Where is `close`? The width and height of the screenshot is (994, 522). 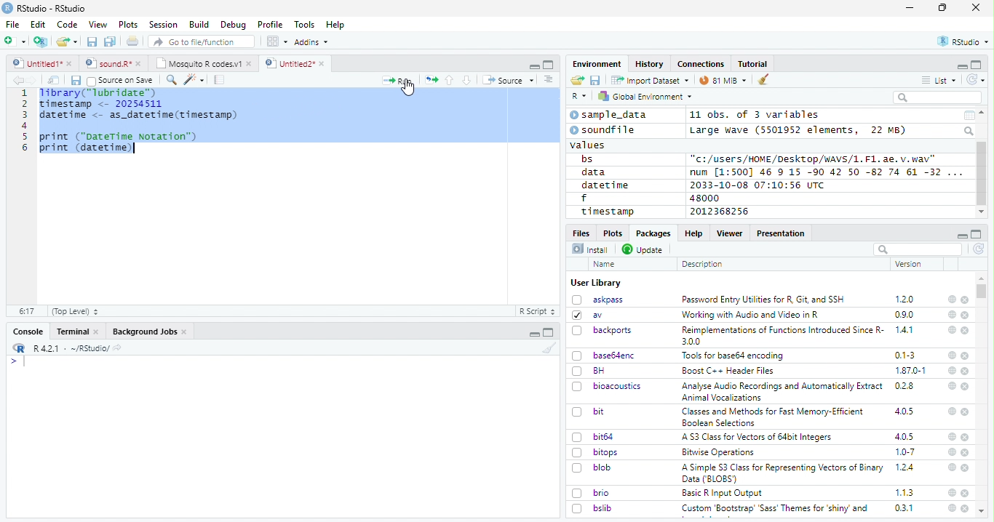 close is located at coordinates (976, 7).